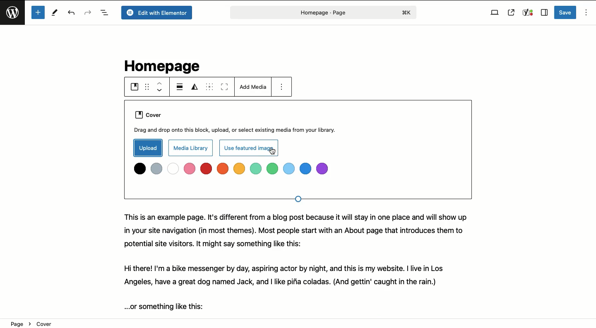  I want to click on Drag and drop, so click(232, 130).